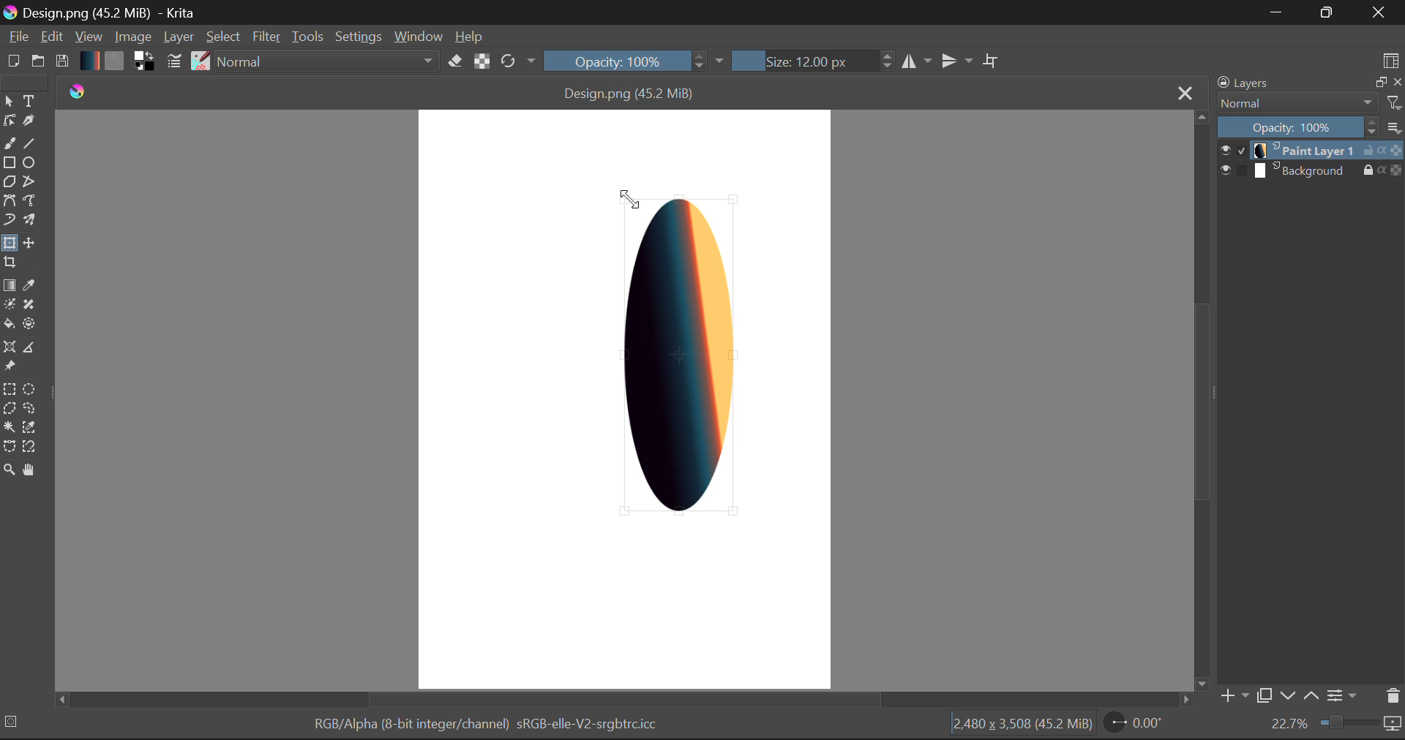 This screenshot has height=740, width=1405. I want to click on Background Layer, so click(1311, 170).